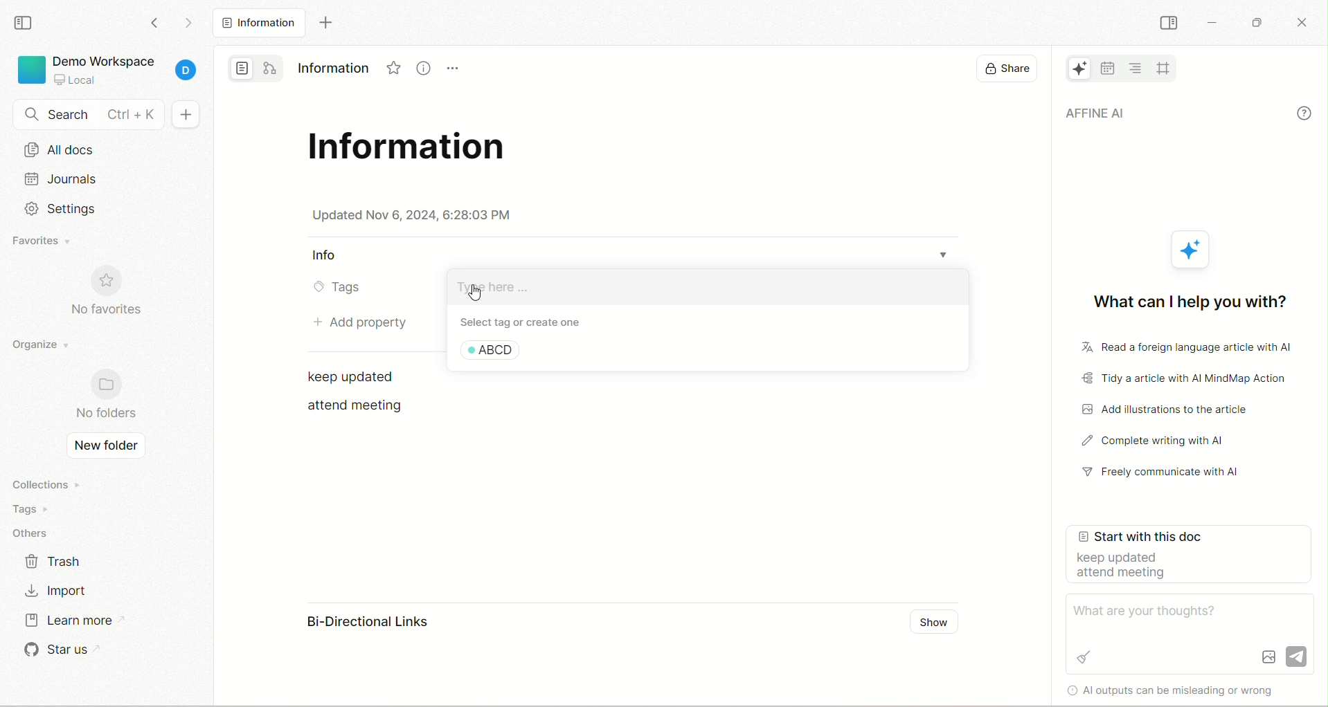  Describe the element at coordinates (1192, 560) in the screenshot. I see `start with this doc` at that location.